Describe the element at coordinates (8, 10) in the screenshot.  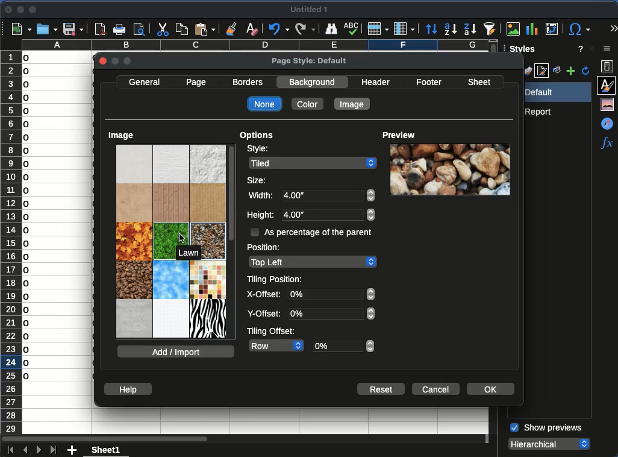
I see `close` at that location.